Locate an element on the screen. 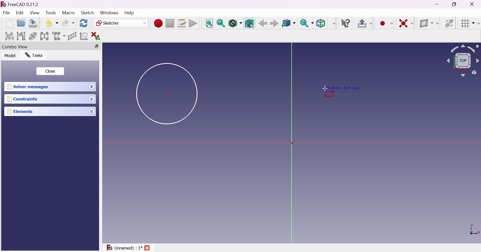 This screenshot has width=481, height=252. Save is located at coordinates (32, 23).